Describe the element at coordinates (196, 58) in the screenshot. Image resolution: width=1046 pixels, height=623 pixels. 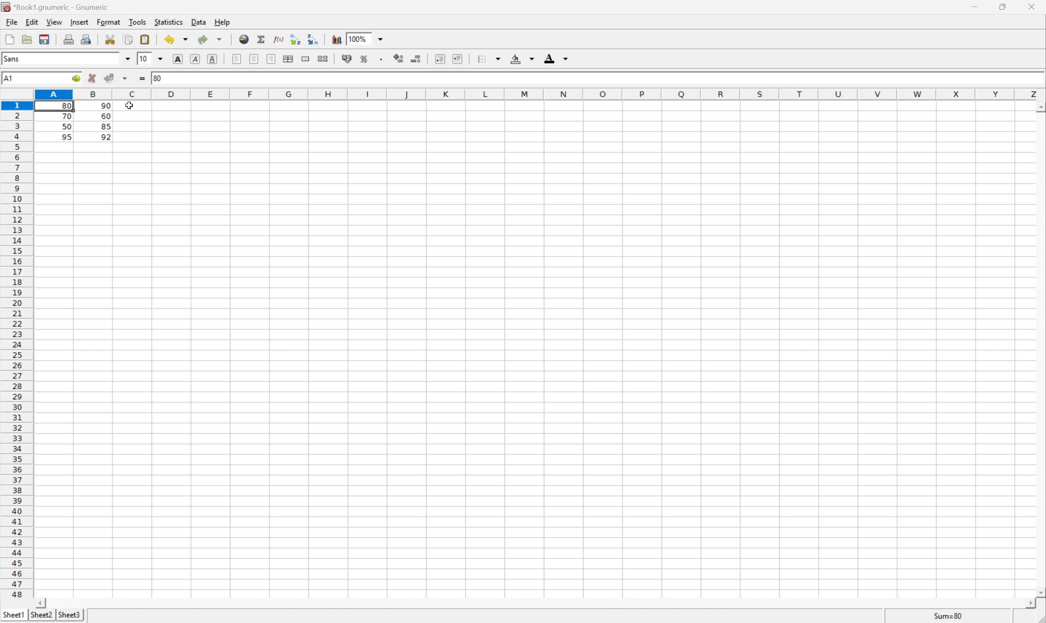
I see `Italic` at that location.